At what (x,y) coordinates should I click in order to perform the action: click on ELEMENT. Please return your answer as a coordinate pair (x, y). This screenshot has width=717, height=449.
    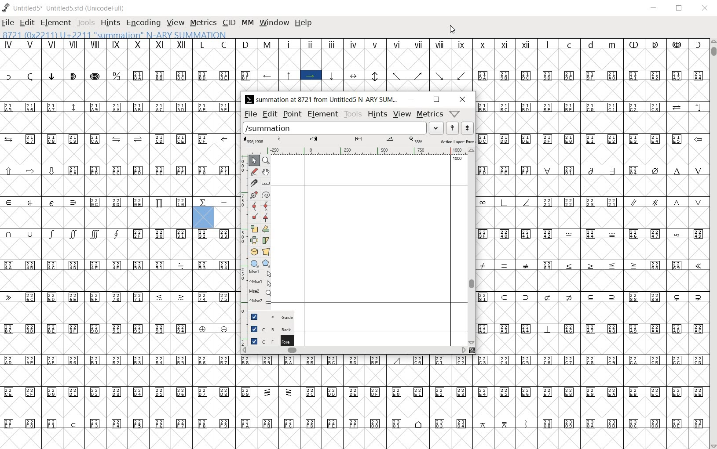
    Looking at the image, I should click on (56, 22).